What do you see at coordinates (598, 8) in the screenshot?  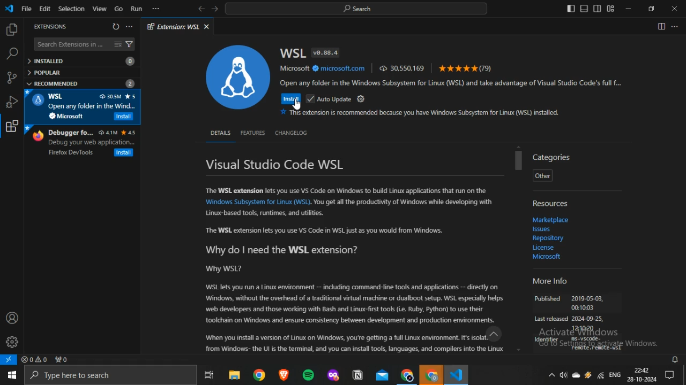 I see `toggle secondary sidebar` at bounding box center [598, 8].